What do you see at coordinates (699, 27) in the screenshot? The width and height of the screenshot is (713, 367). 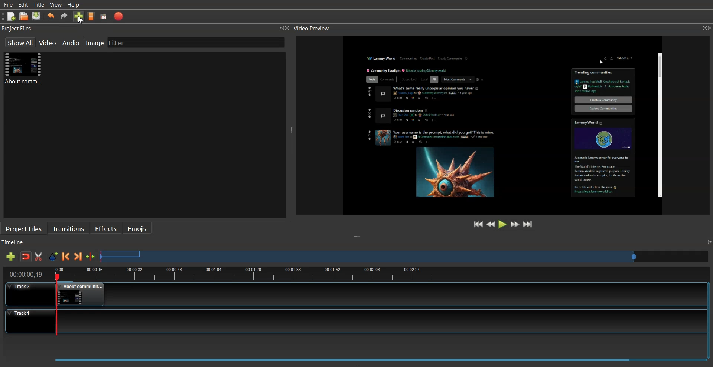 I see `Maximize` at bounding box center [699, 27].